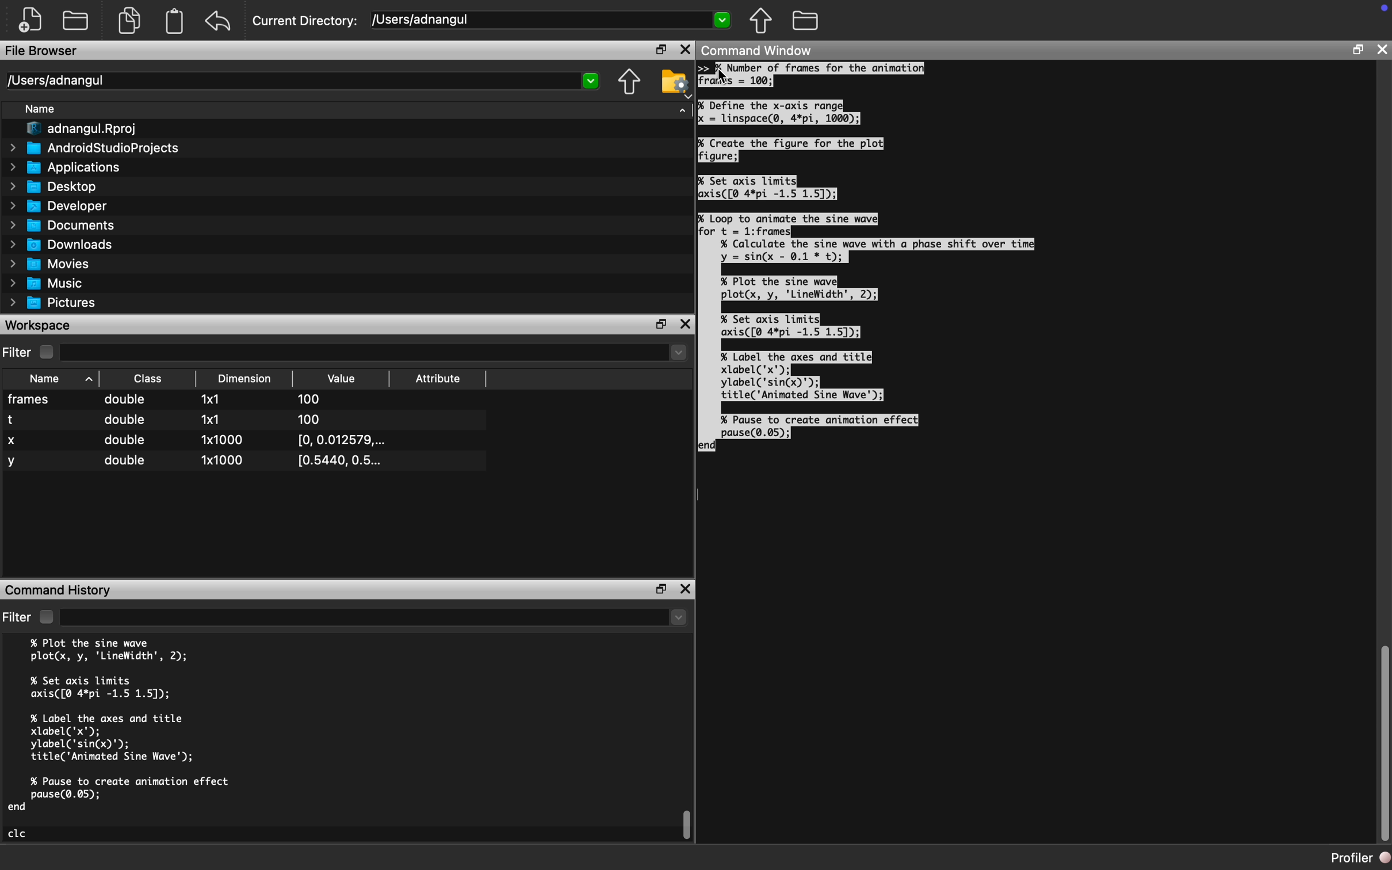 This screenshot has height=870, width=1392. Describe the element at coordinates (686, 324) in the screenshot. I see `Close` at that location.